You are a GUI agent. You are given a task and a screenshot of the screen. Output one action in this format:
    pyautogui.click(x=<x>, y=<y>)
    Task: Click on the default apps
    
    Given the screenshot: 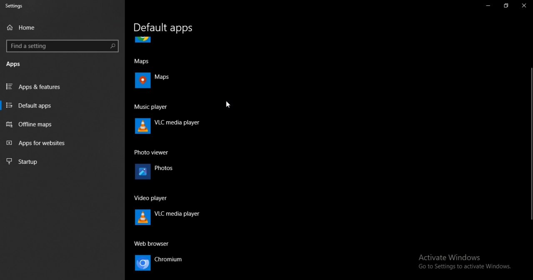 What is the action you would take?
    pyautogui.click(x=160, y=27)
    